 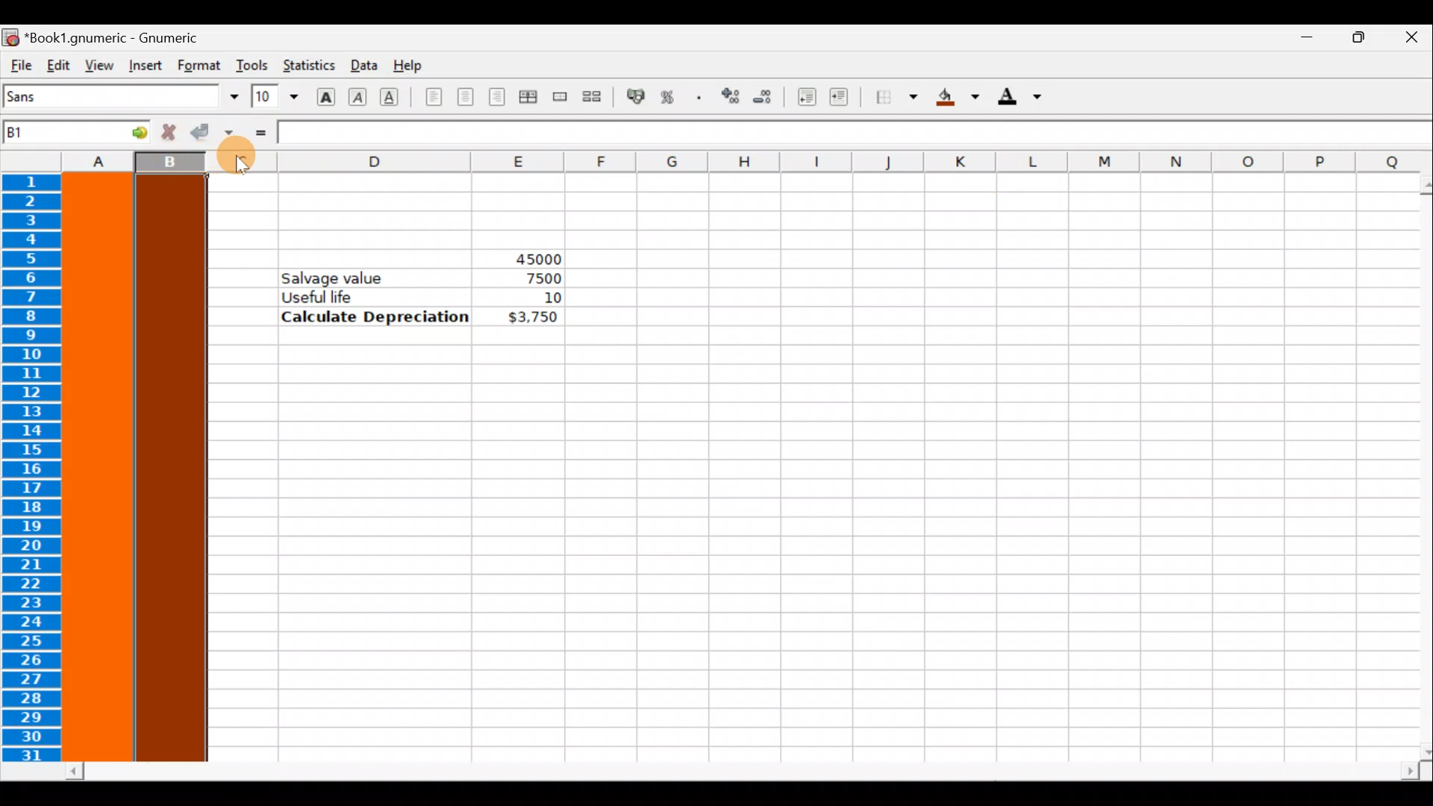 What do you see at coordinates (1299, 42) in the screenshot?
I see `Minimize` at bounding box center [1299, 42].